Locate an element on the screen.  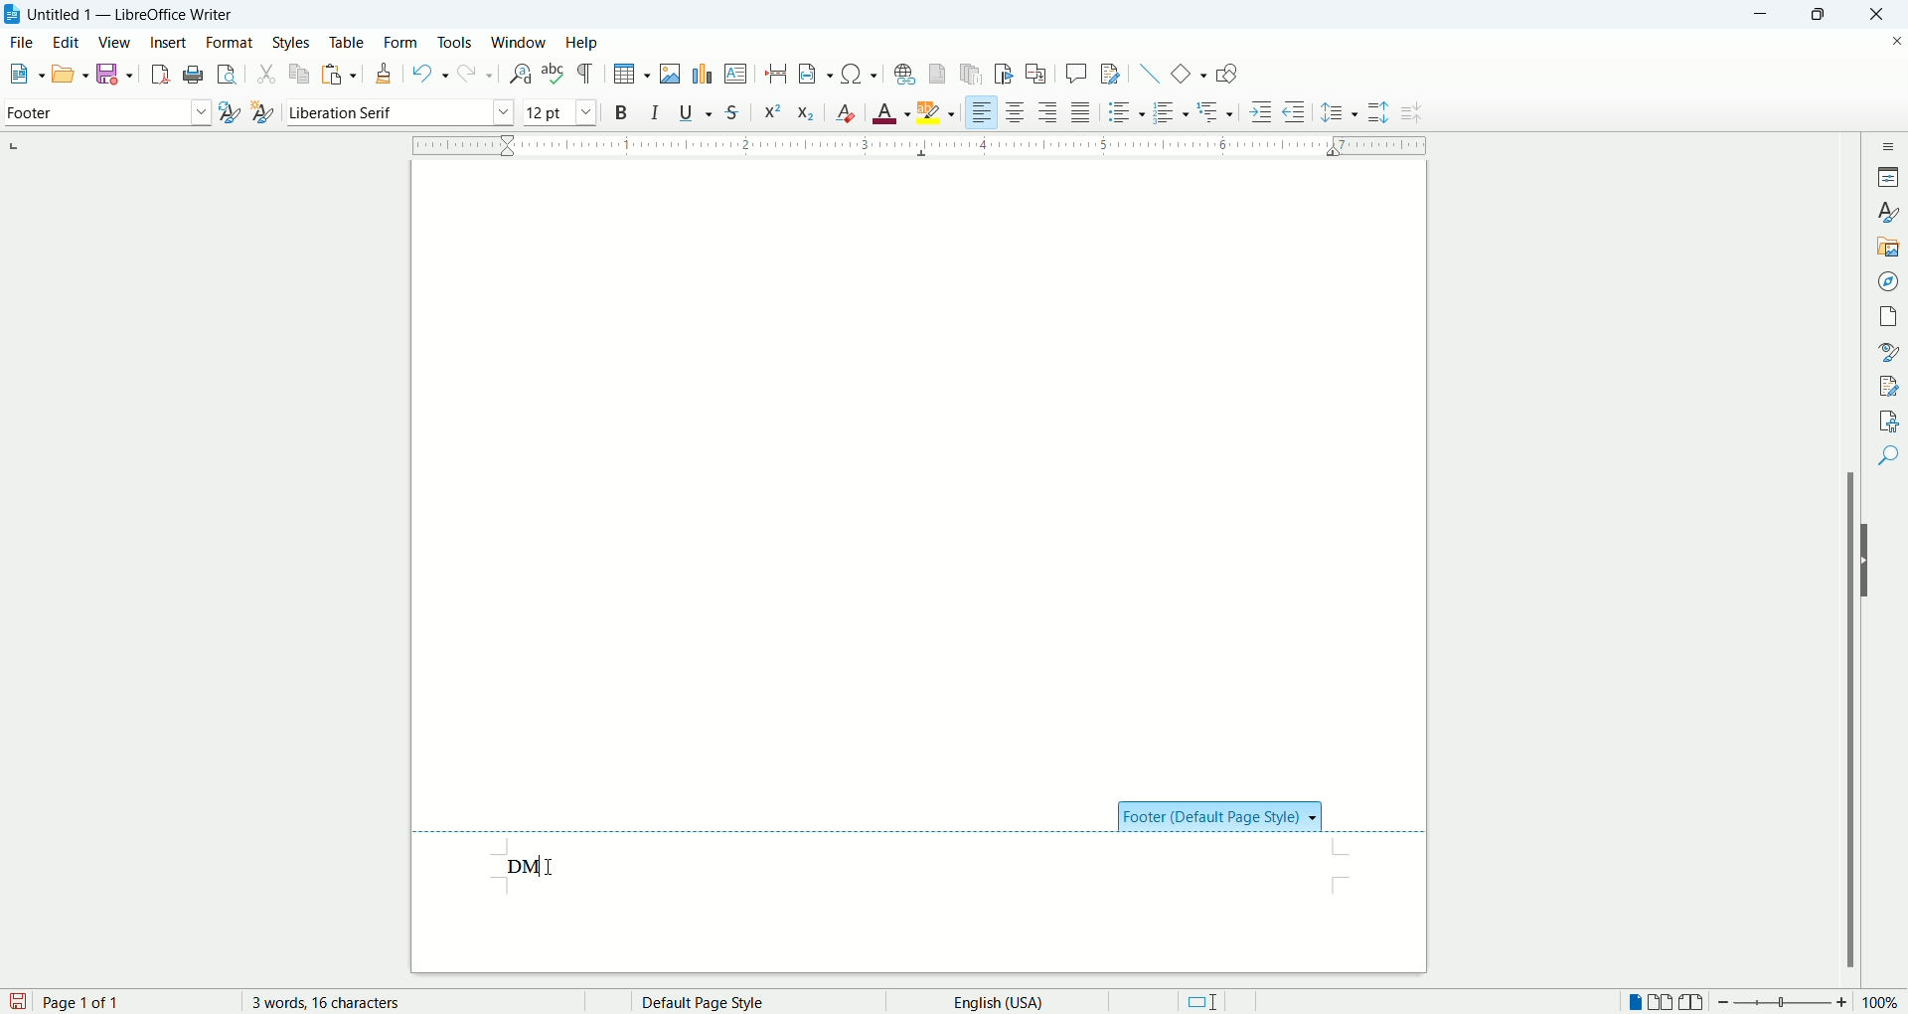
styles is located at coordinates (1890, 212).